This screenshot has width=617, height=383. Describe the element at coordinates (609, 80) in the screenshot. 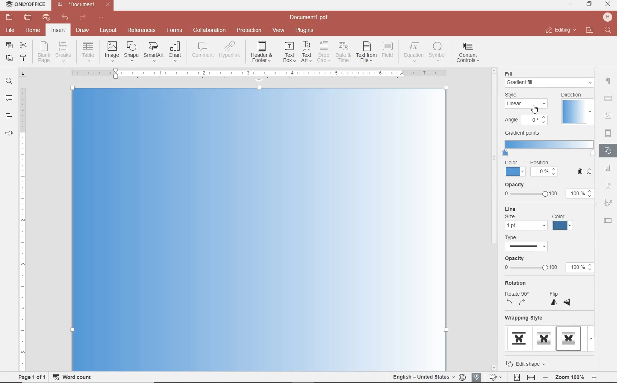

I see `paragraph setting` at that location.